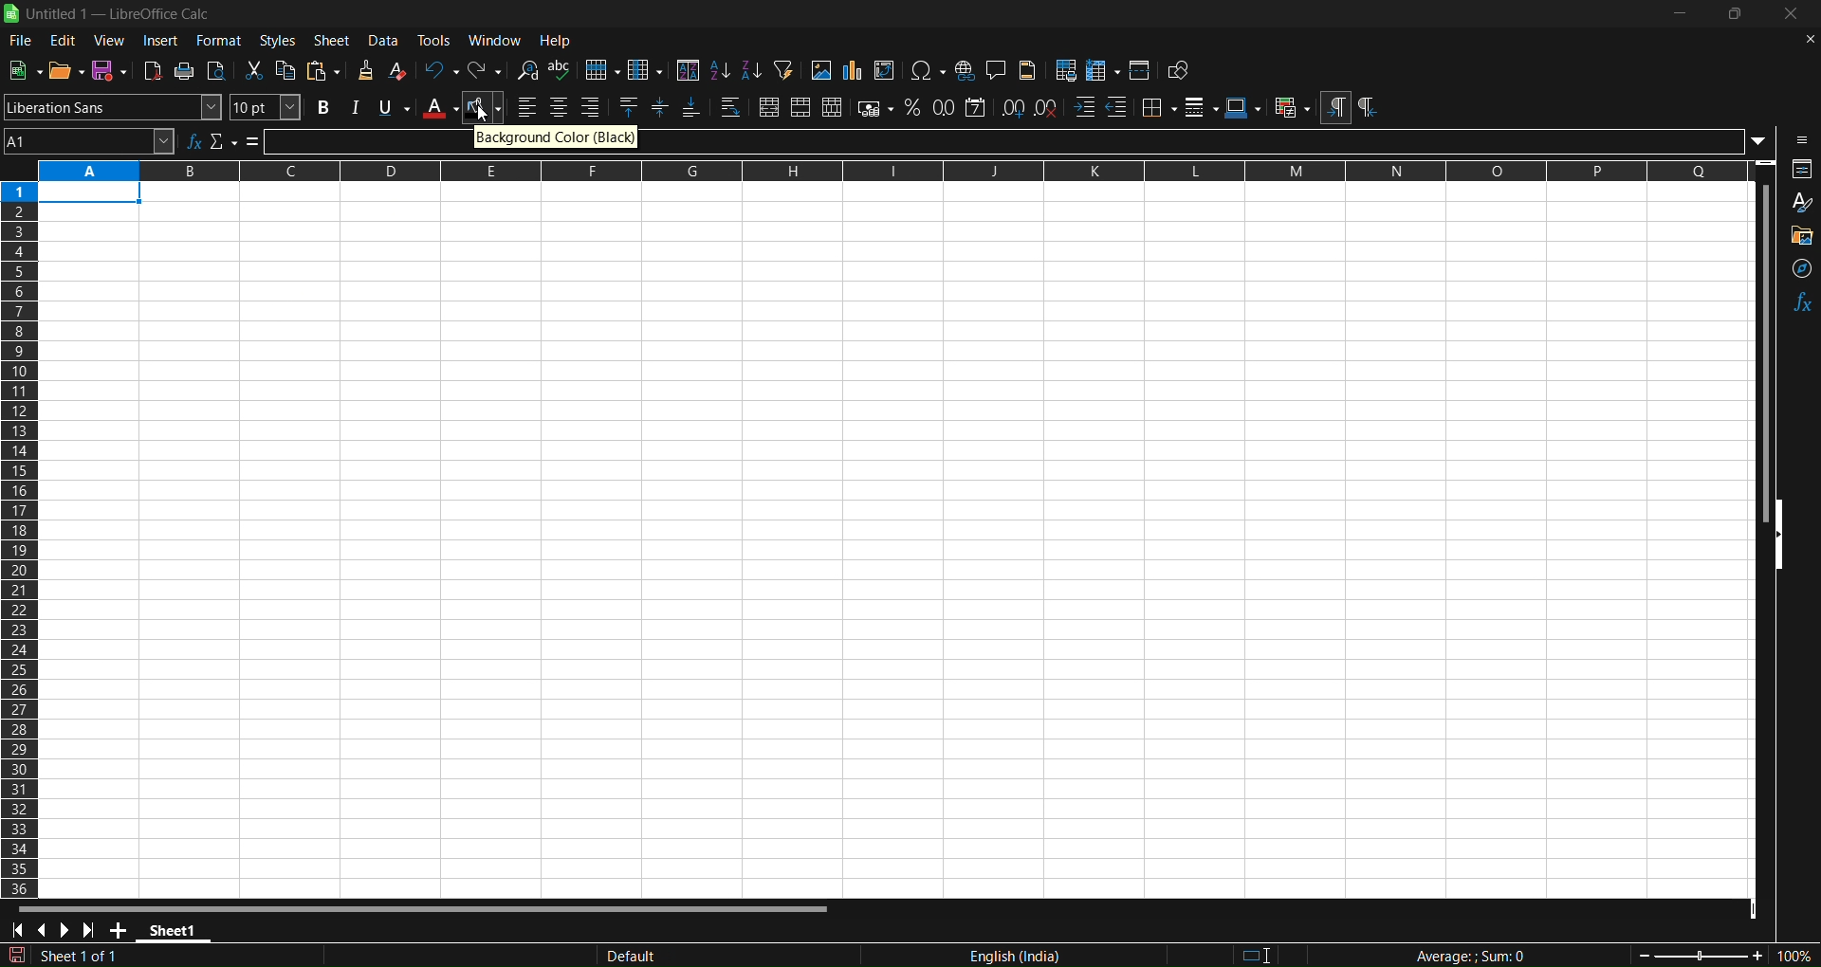 Image resolution: width=1821 pixels, height=967 pixels. Describe the element at coordinates (396, 71) in the screenshot. I see `clear direct formatting` at that location.